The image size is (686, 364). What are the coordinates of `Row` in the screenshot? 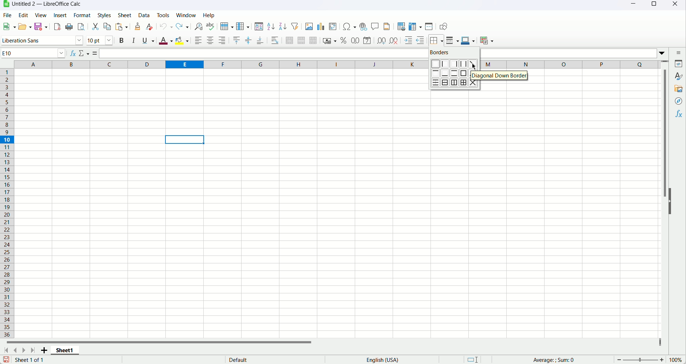 It's located at (226, 26).